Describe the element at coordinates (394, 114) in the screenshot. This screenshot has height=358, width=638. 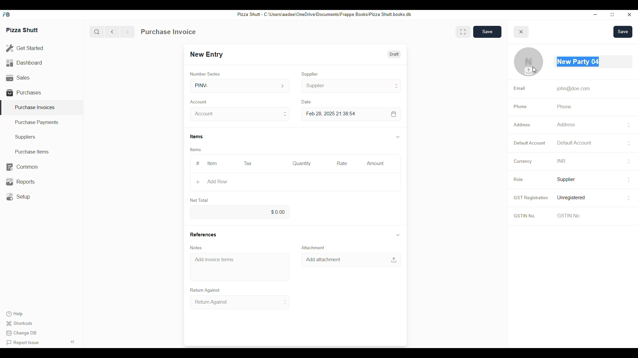
I see `calendar` at that location.